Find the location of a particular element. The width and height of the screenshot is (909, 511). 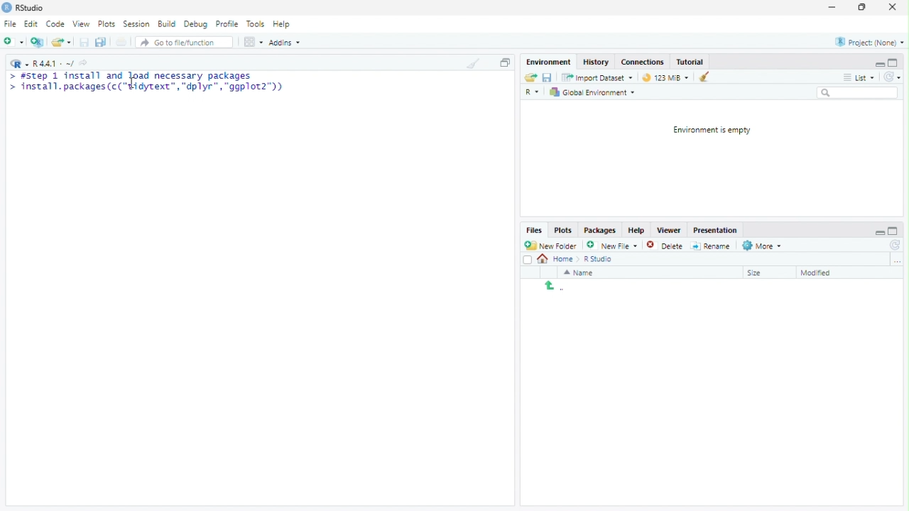

View is located at coordinates (81, 24).